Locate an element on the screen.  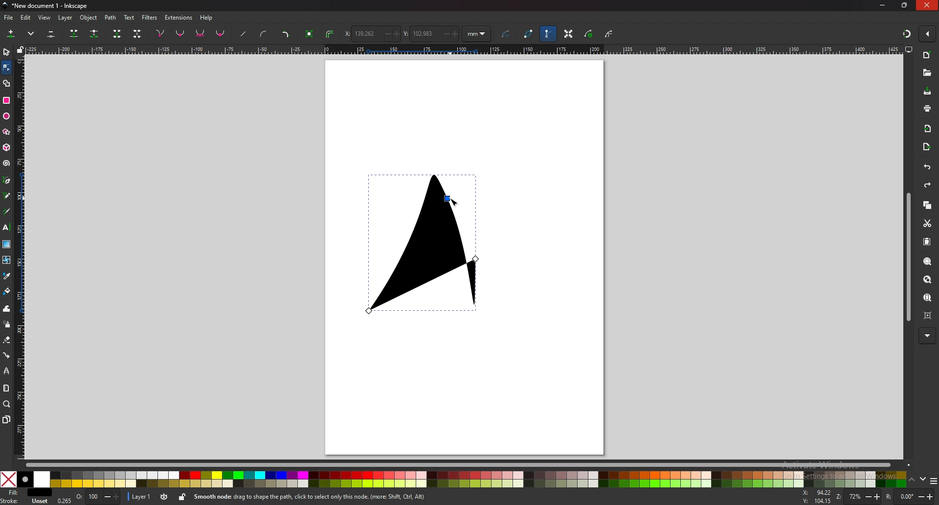
ellipse is located at coordinates (7, 115).